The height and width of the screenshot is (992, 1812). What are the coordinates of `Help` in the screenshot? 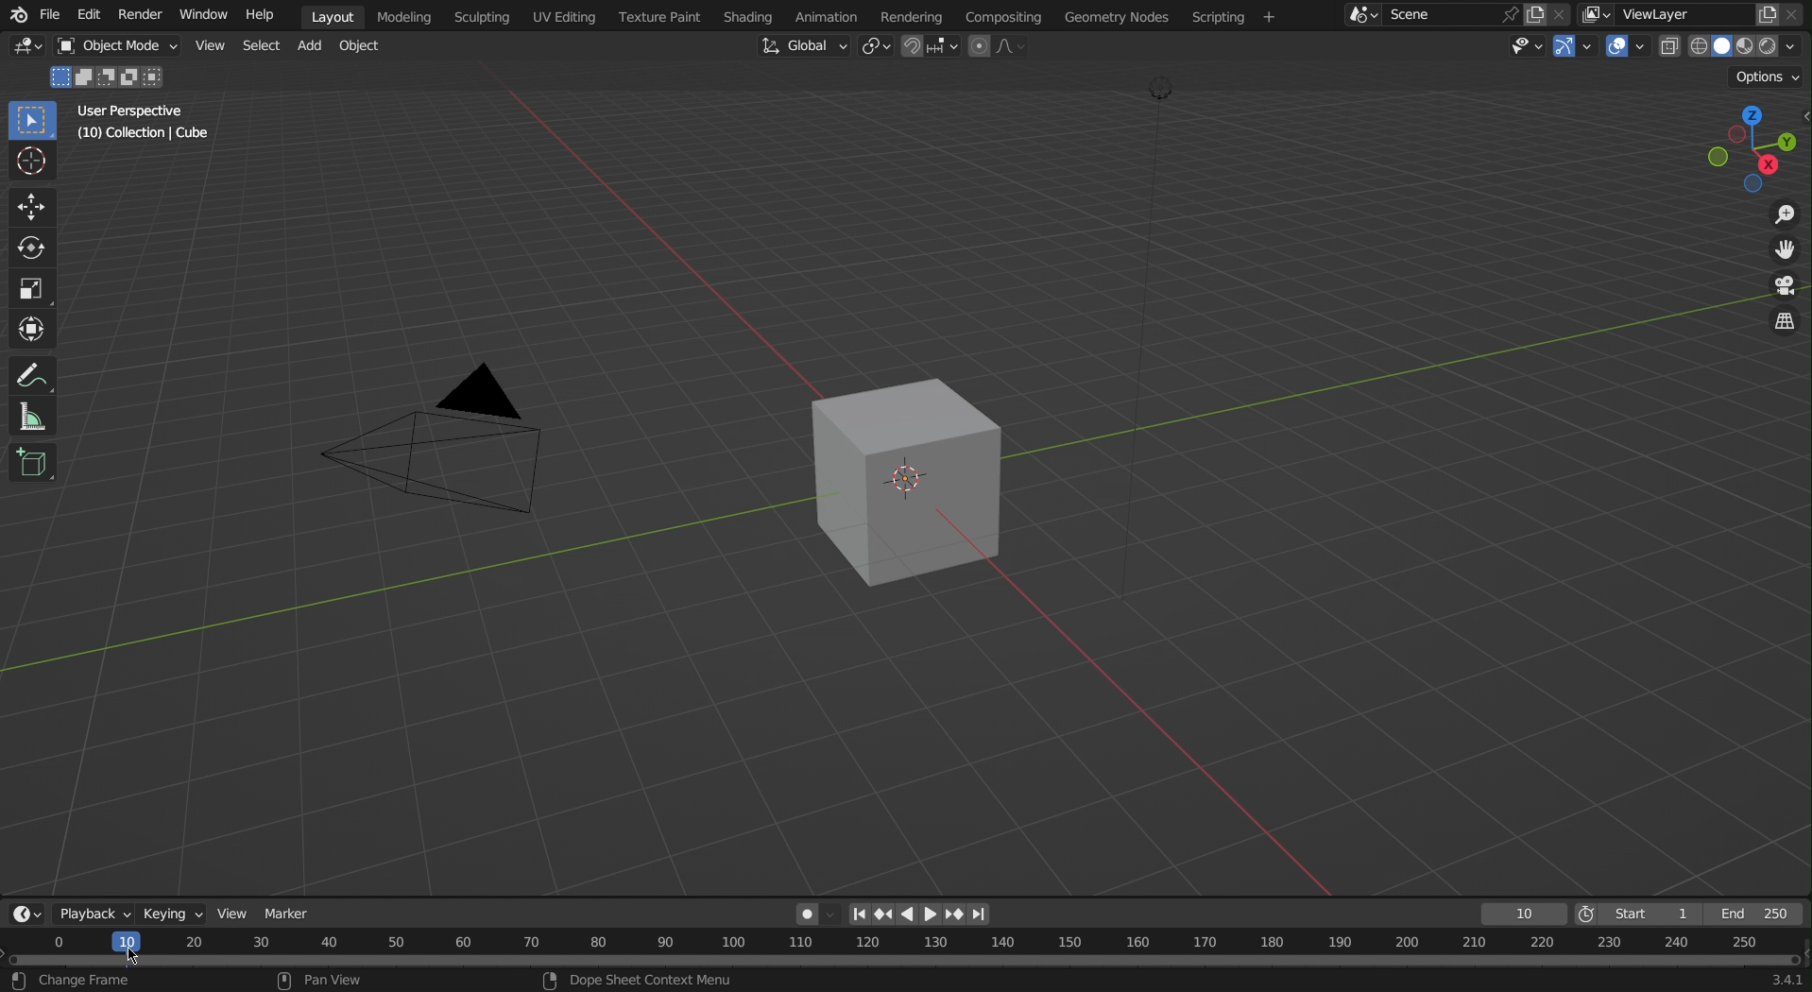 It's located at (262, 15).